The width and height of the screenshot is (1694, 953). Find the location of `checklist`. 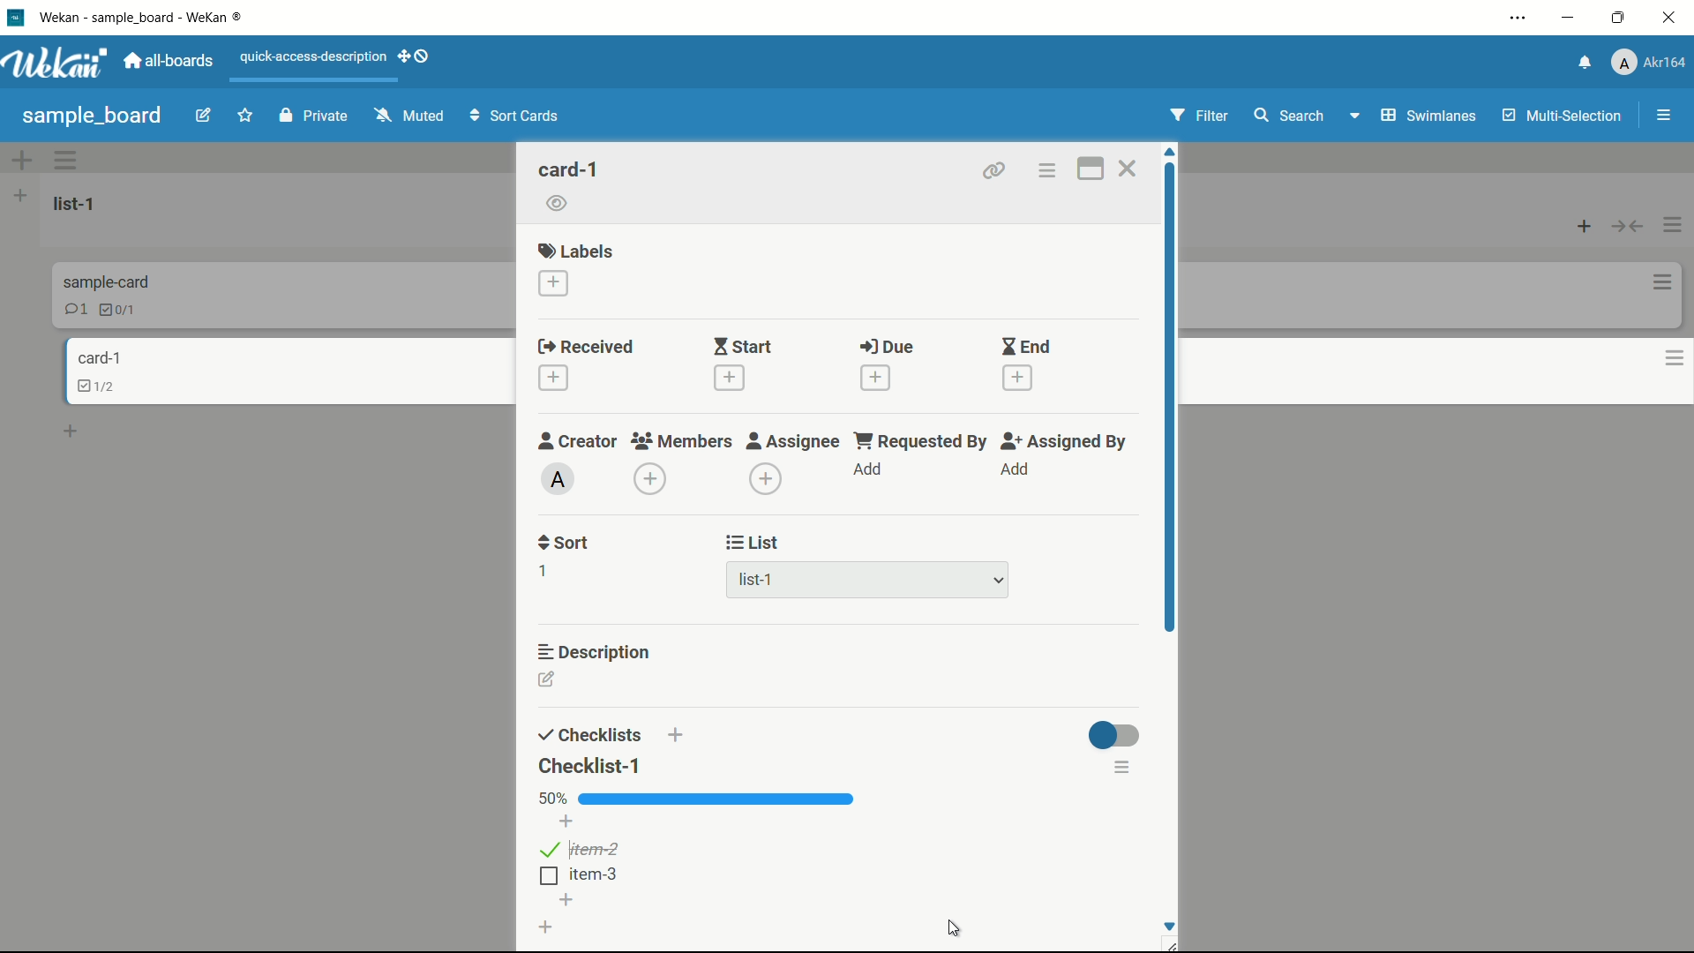

checklist is located at coordinates (93, 388).